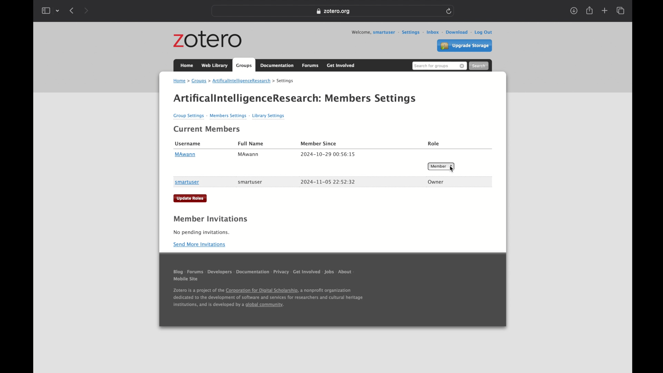 The image size is (663, 373). What do you see at coordinates (319, 144) in the screenshot?
I see `member since` at bounding box center [319, 144].